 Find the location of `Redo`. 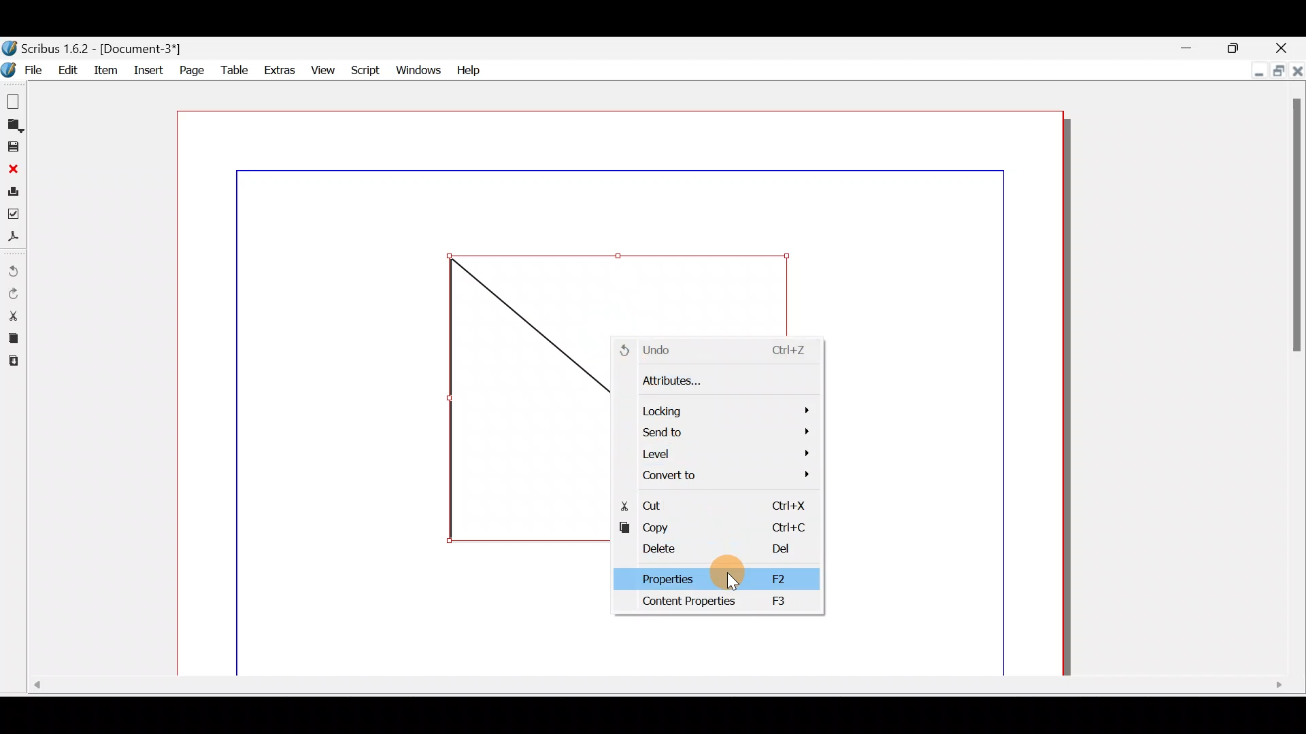

Redo is located at coordinates (16, 294).